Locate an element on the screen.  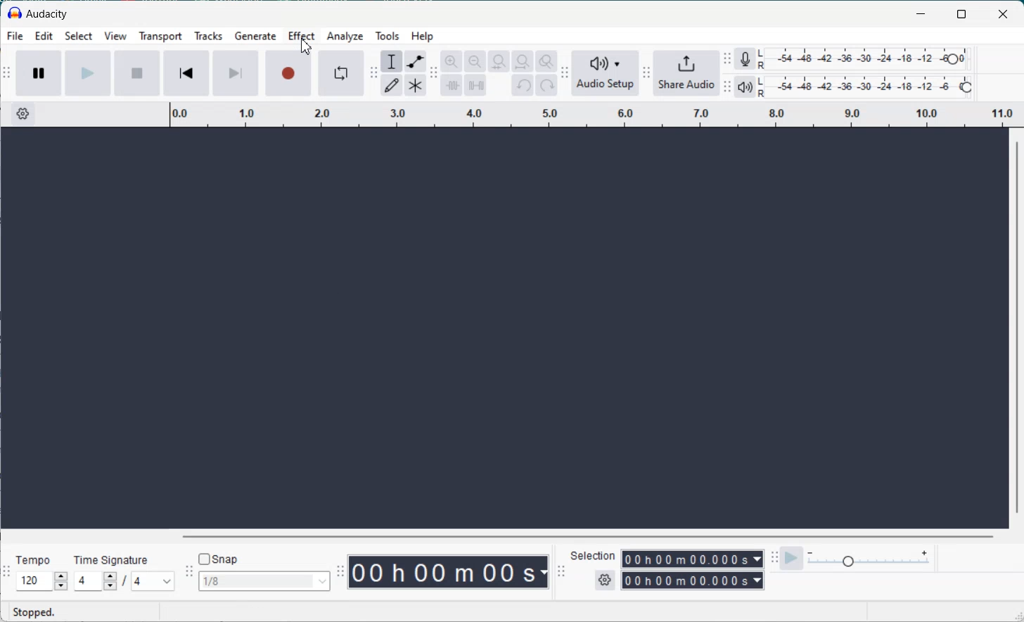
Trim outside audio selection is located at coordinates (451, 84).